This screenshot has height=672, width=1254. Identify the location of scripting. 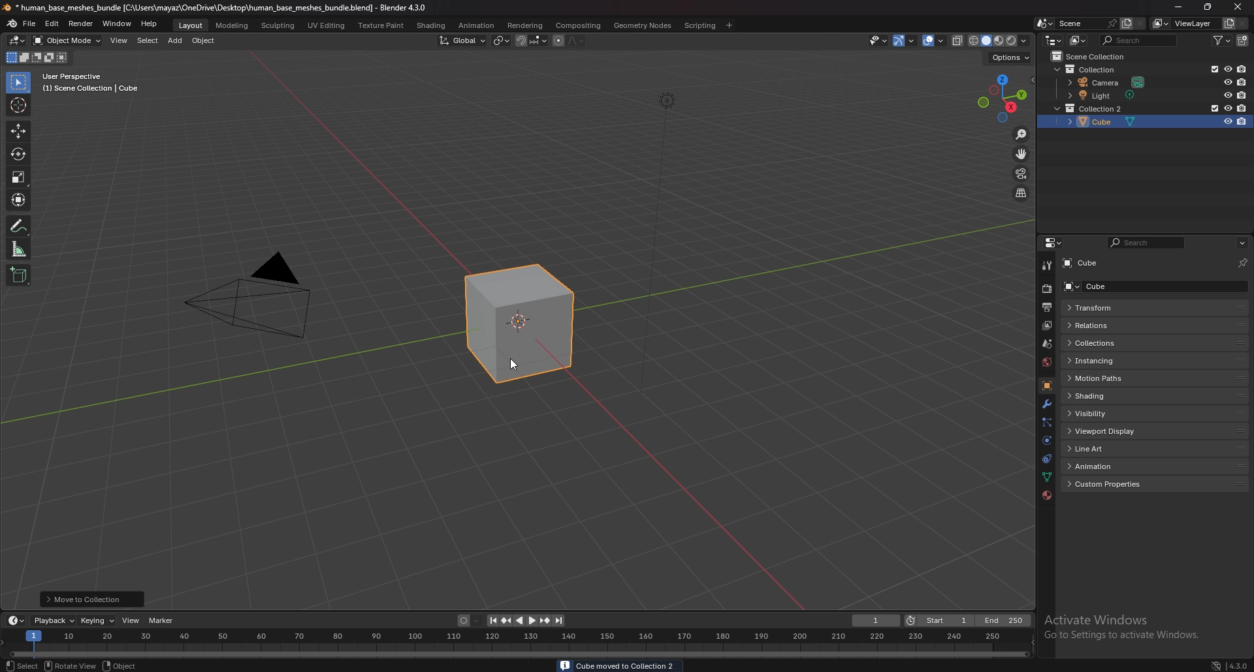
(701, 25).